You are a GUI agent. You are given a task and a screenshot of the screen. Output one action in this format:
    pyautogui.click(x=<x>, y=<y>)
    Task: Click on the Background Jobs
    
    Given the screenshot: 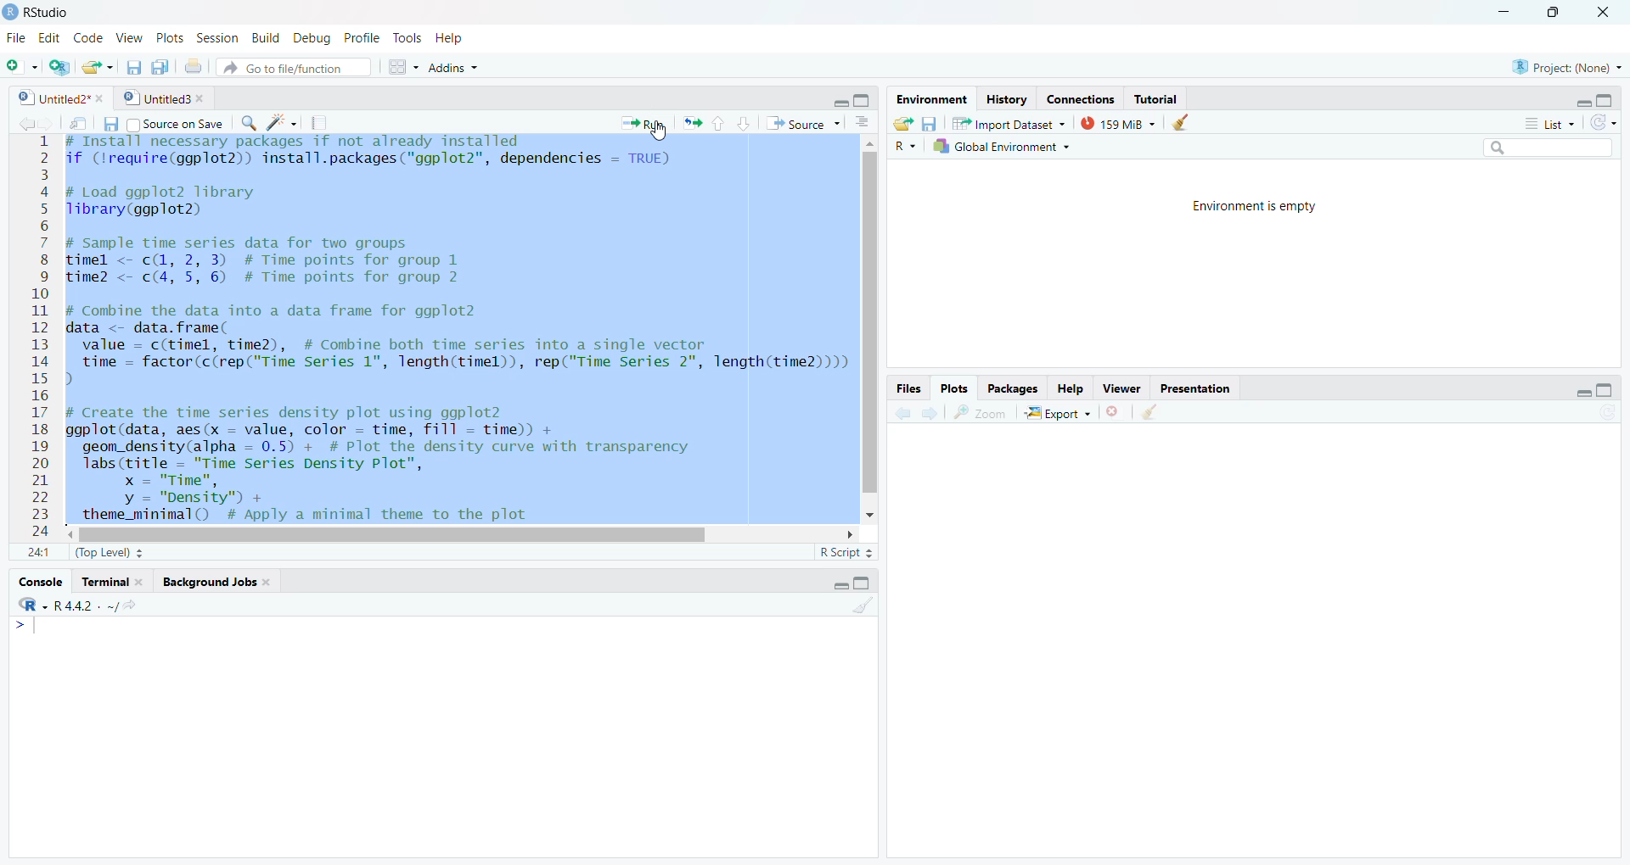 What is the action you would take?
    pyautogui.click(x=216, y=581)
    